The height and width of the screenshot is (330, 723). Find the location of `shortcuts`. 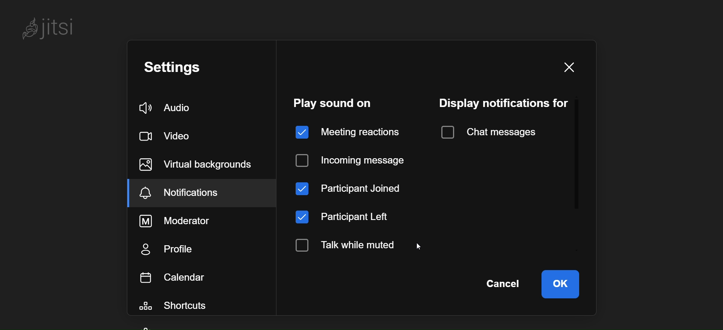

shortcuts is located at coordinates (176, 304).